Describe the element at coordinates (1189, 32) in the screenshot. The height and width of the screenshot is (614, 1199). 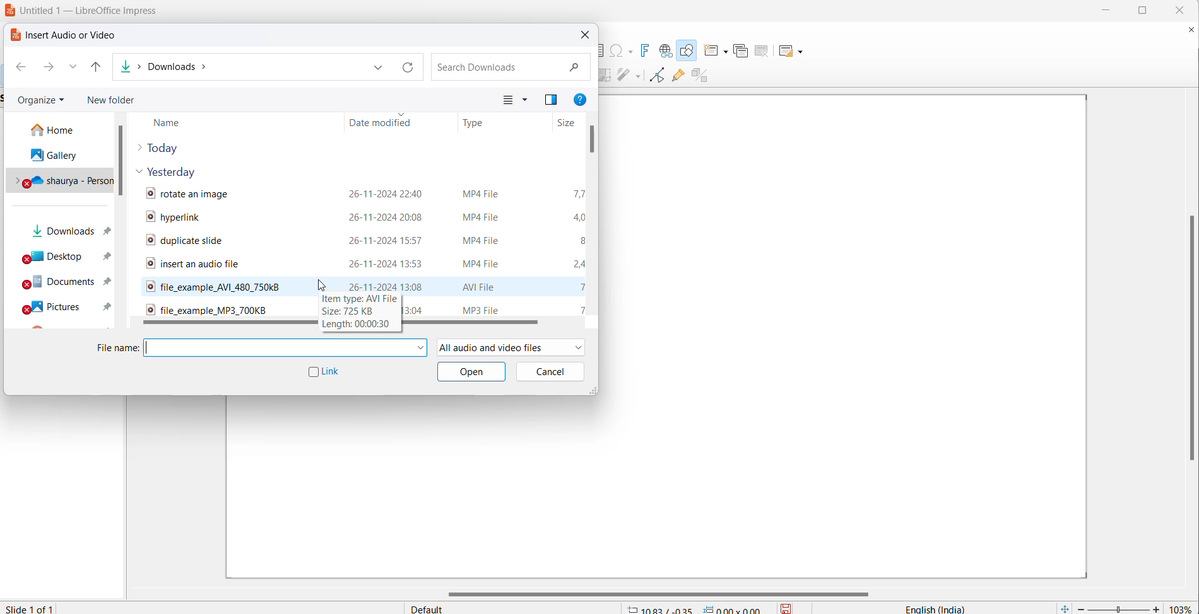
I see `close document` at that location.